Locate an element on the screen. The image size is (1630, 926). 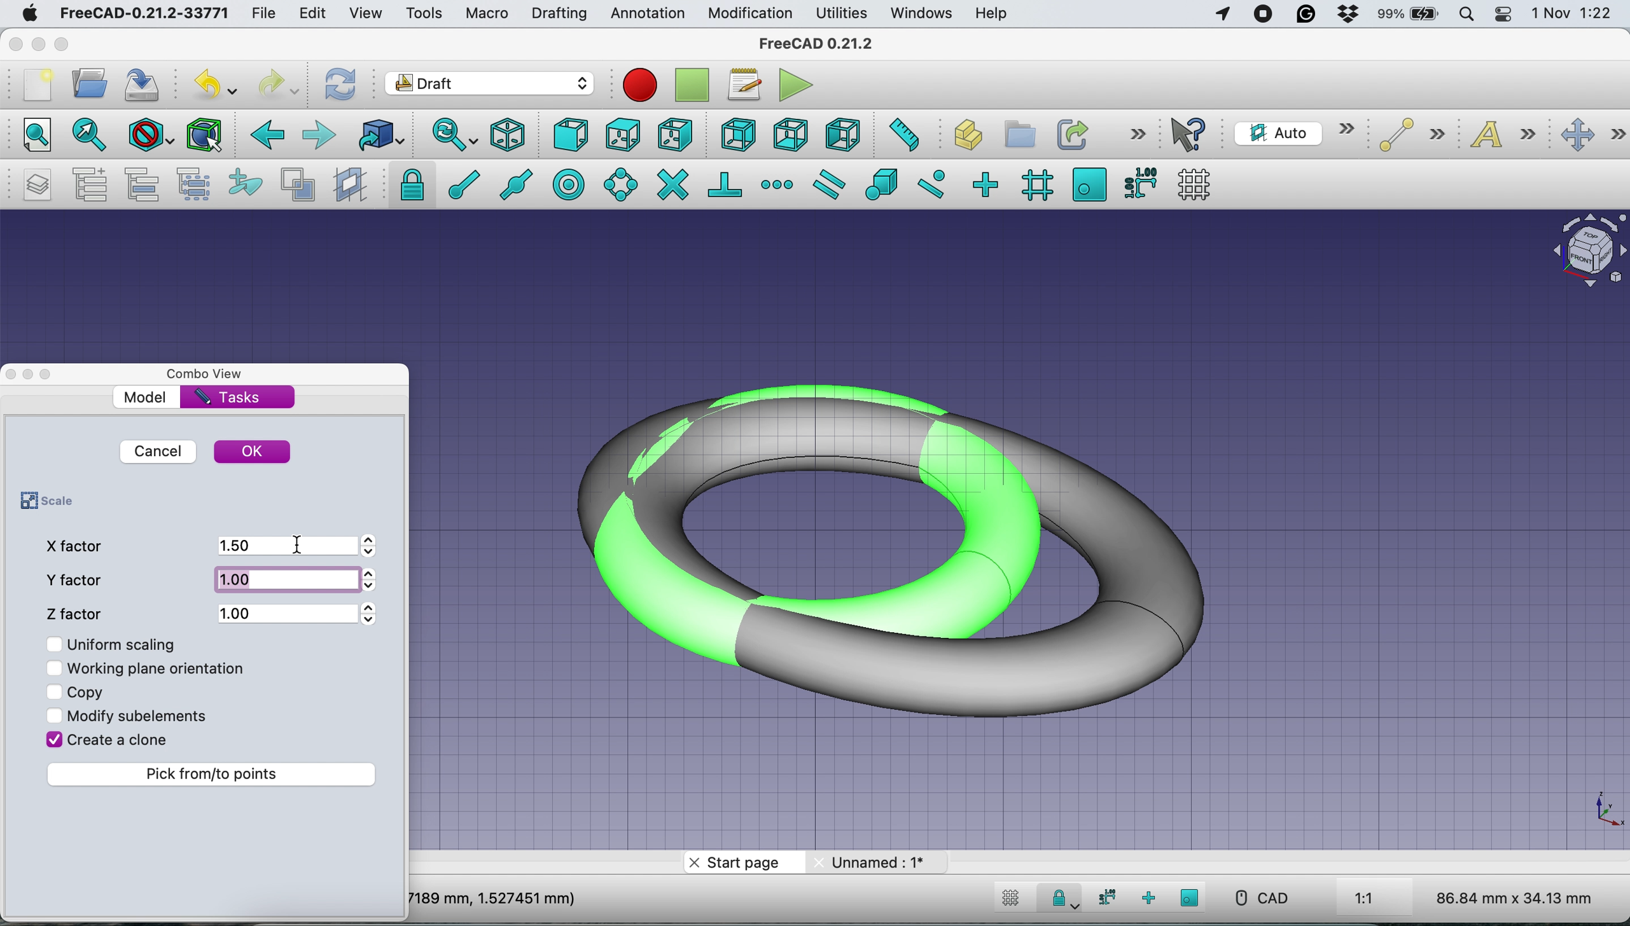
CAD is located at coordinates (1255, 898).